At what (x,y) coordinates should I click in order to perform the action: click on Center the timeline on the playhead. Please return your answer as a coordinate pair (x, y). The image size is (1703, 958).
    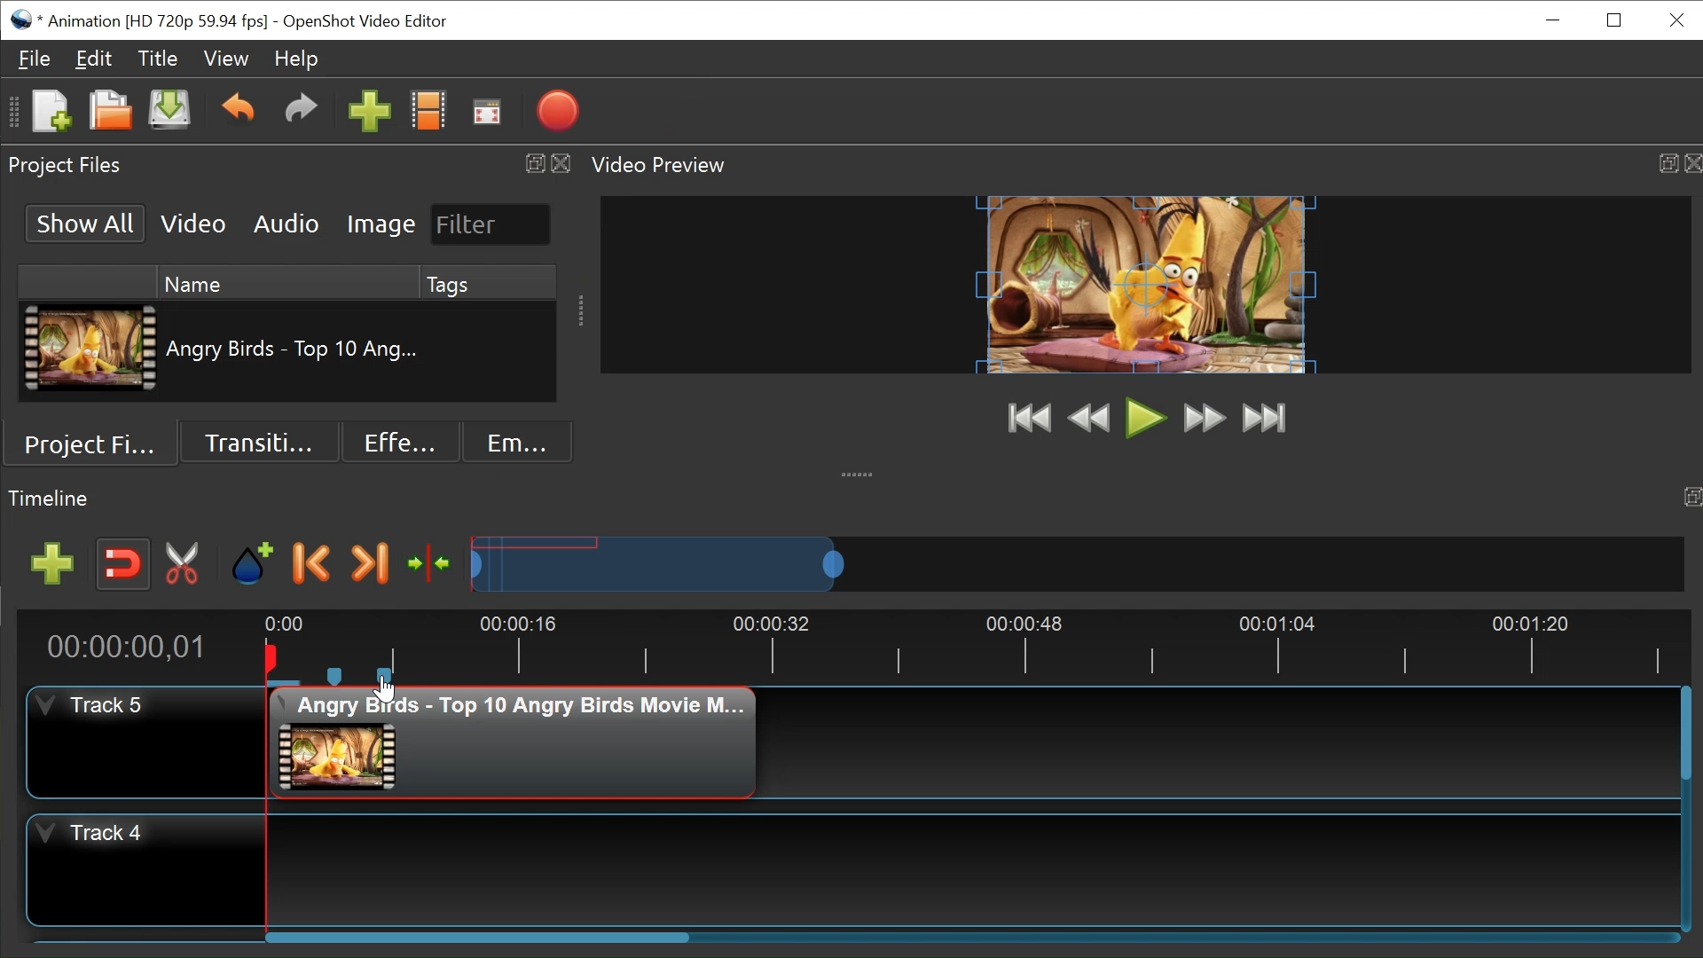
    Looking at the image, I should click on (430, 563).